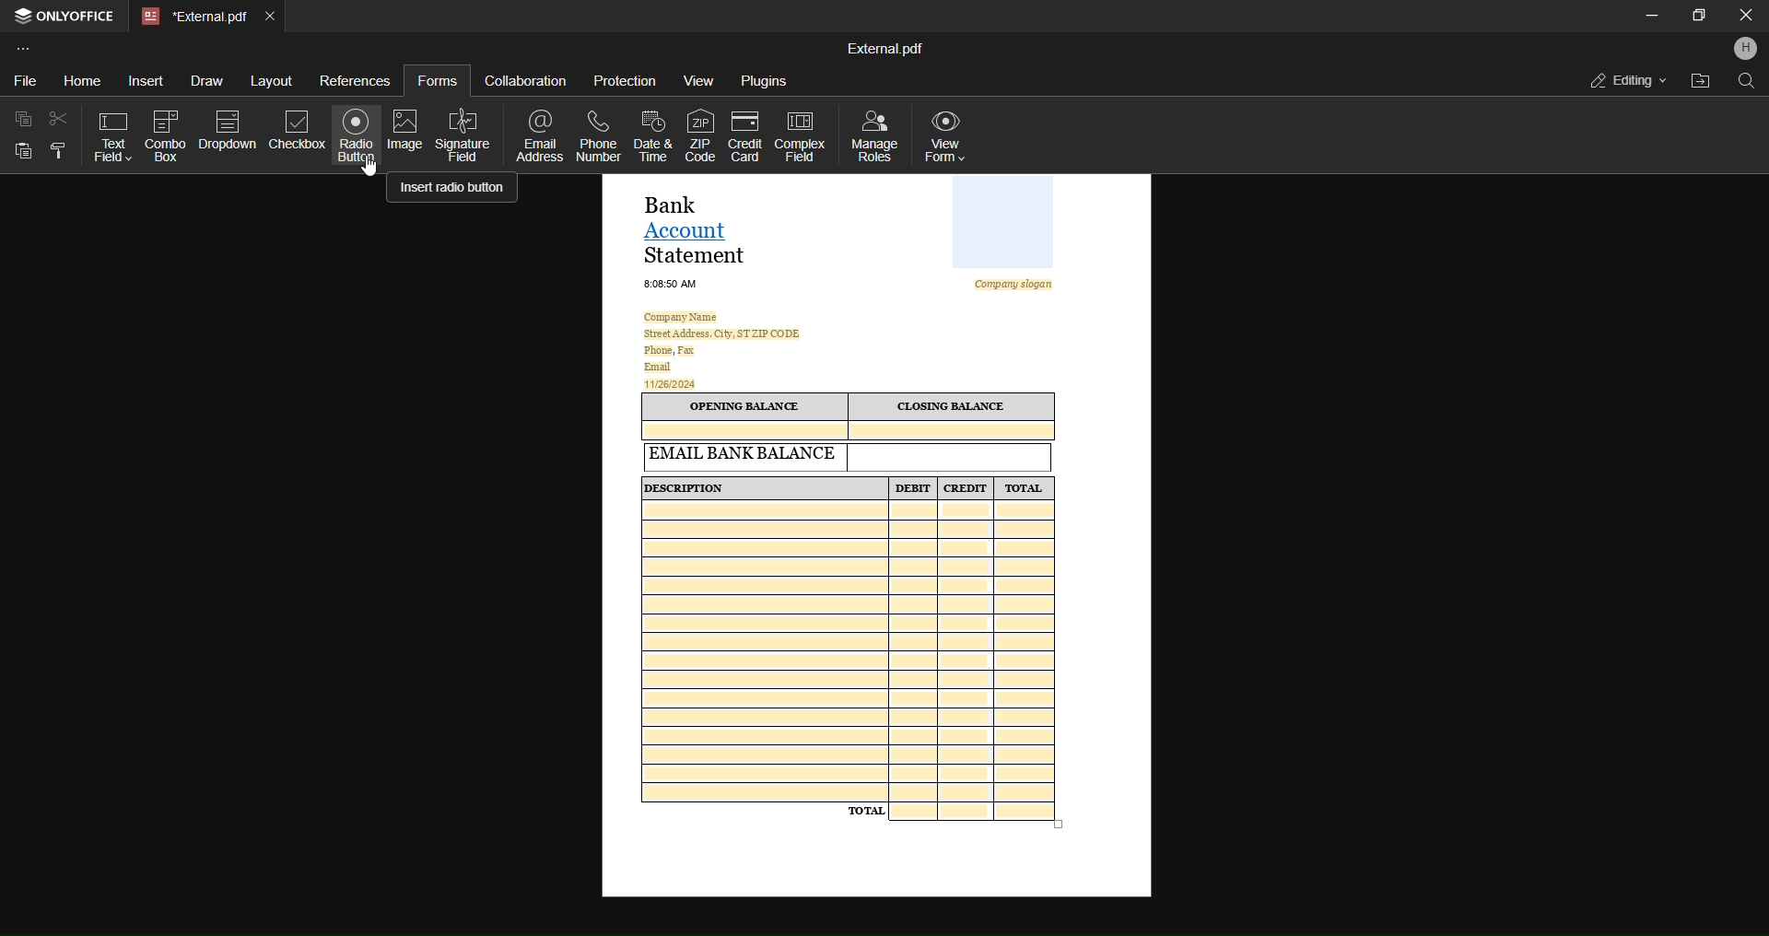  What do you see at coordinates (1696, 82) in the screenshot?
I see `open file location` at bounding box center [1696, 82].